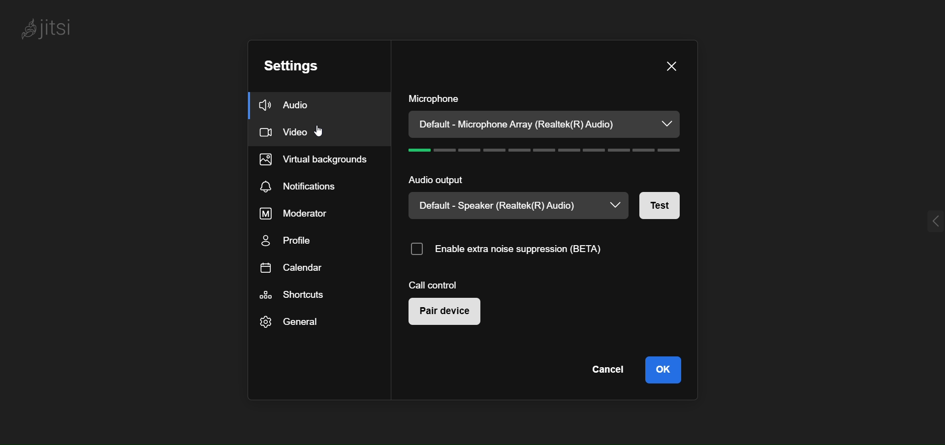 This screenshot has height=445, width=945. What do you see at coordinates (513, 249) in the screenshot?
I see `enable noise suppression (BETA)` at bounding box center [513, 249].